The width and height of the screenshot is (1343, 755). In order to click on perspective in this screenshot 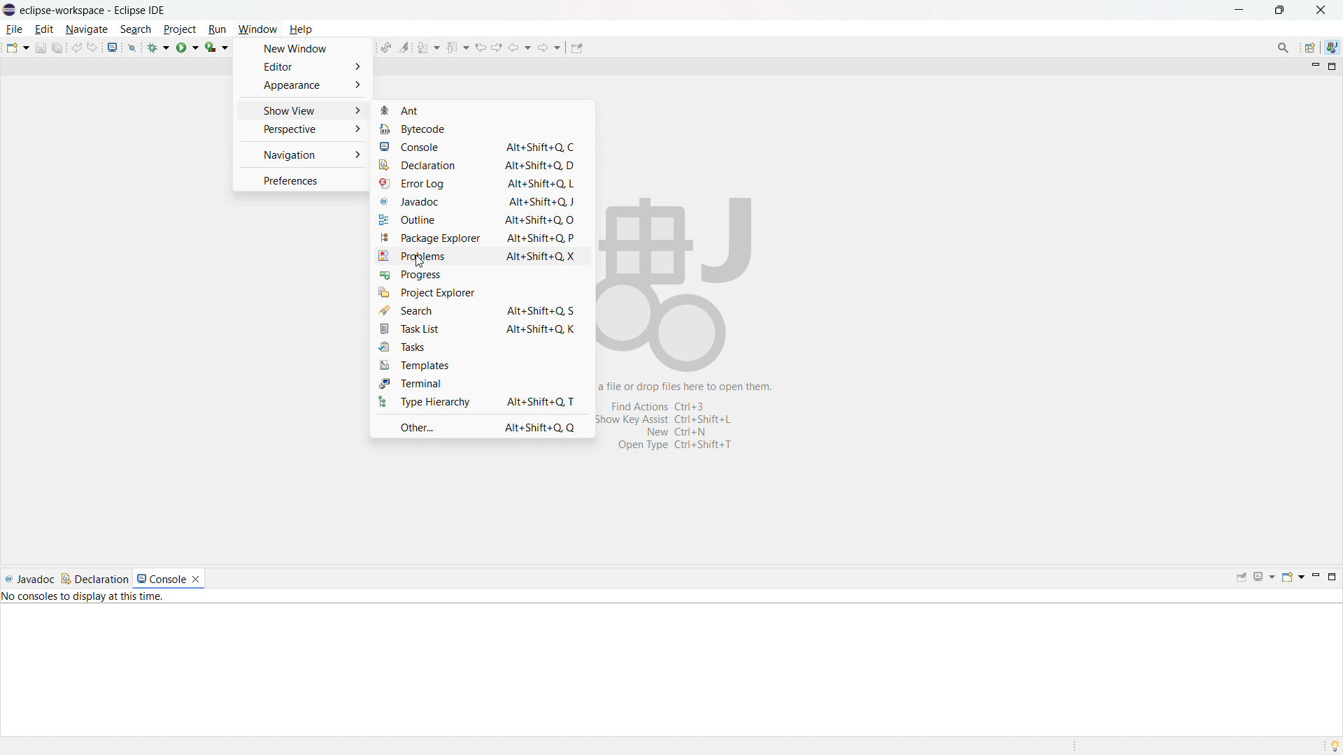, I will do `click(301, 129)`.